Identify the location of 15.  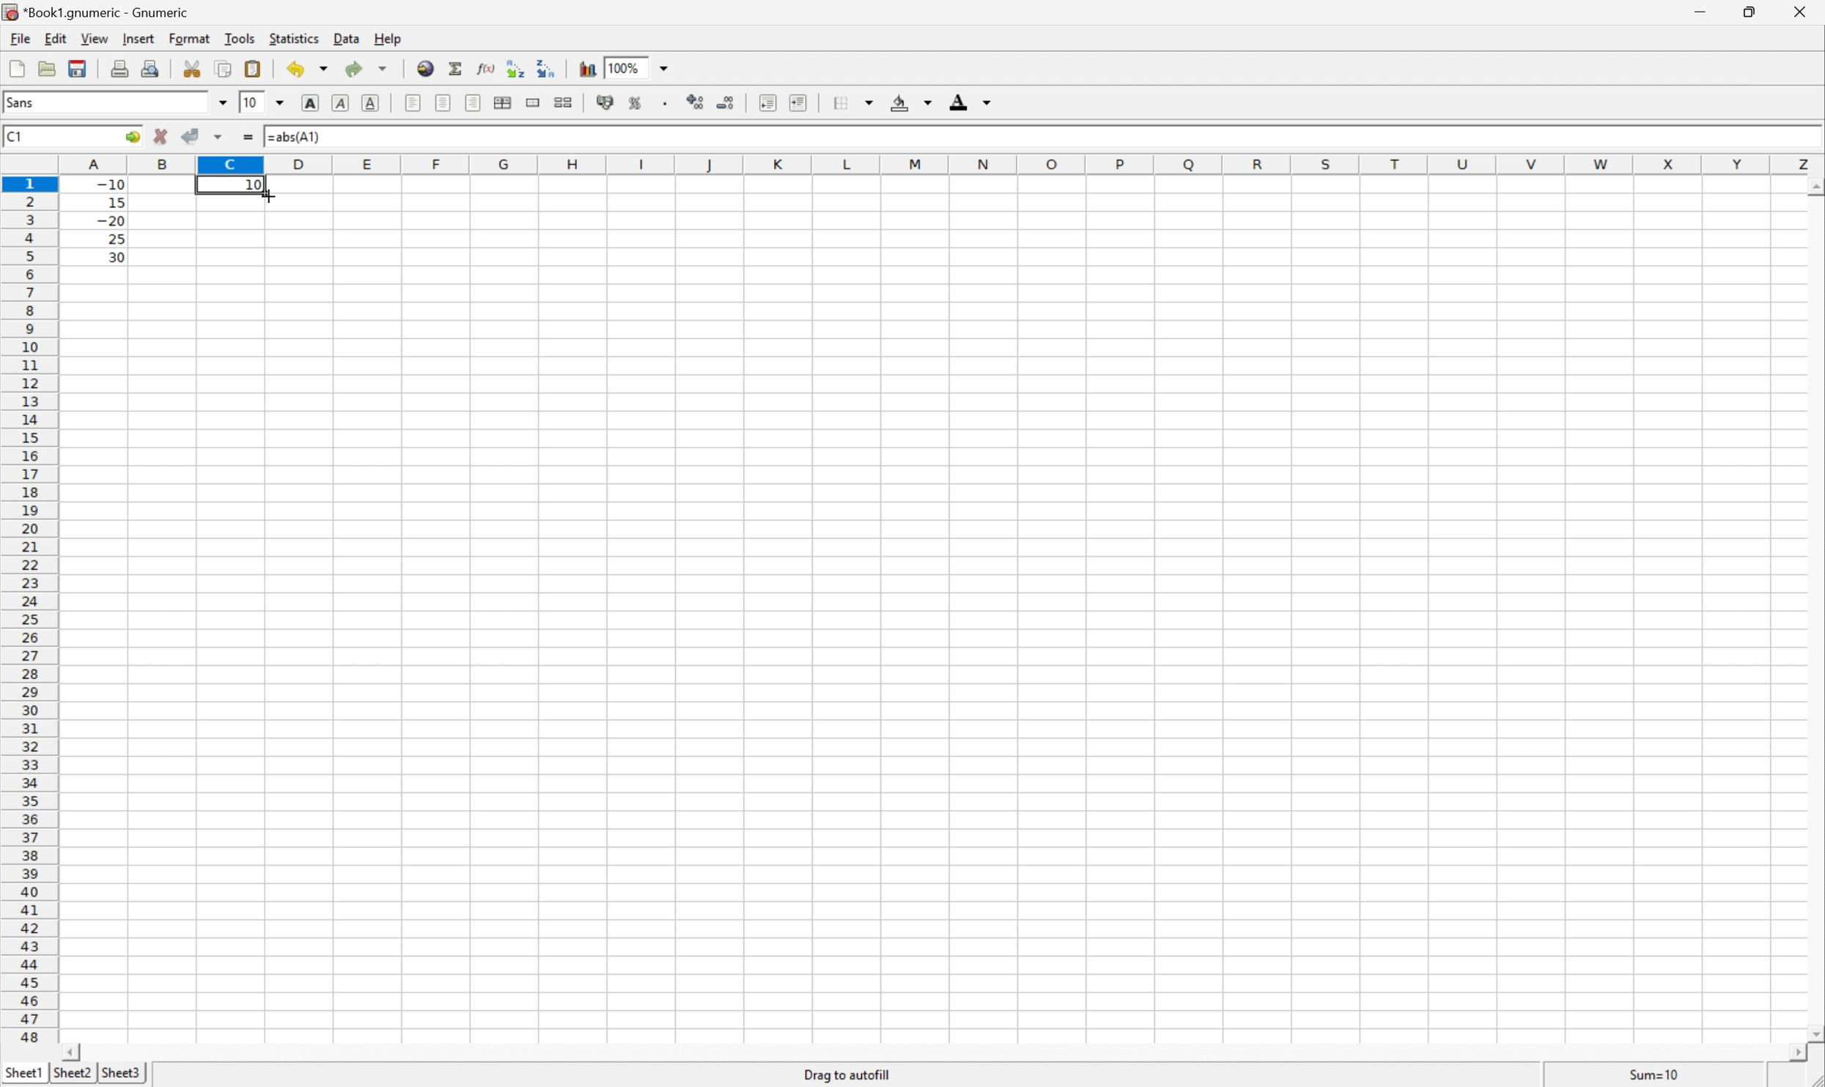
(112, 200).